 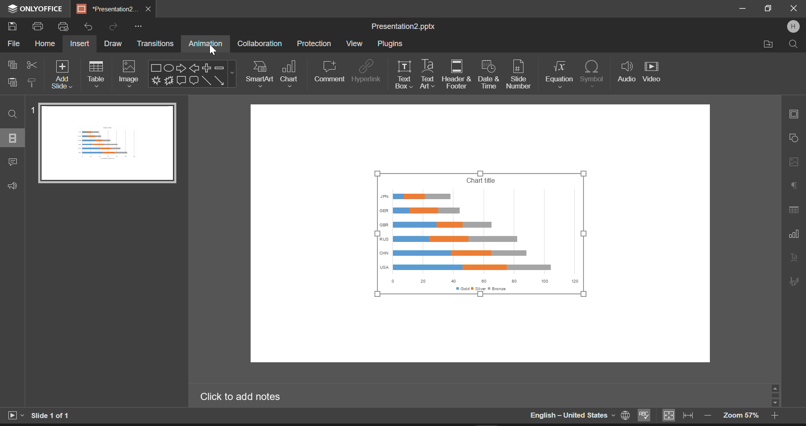 What do you see at coordinates (289, 74) in the screenshot?
I see `Chart` at bounding box center [289, 74].